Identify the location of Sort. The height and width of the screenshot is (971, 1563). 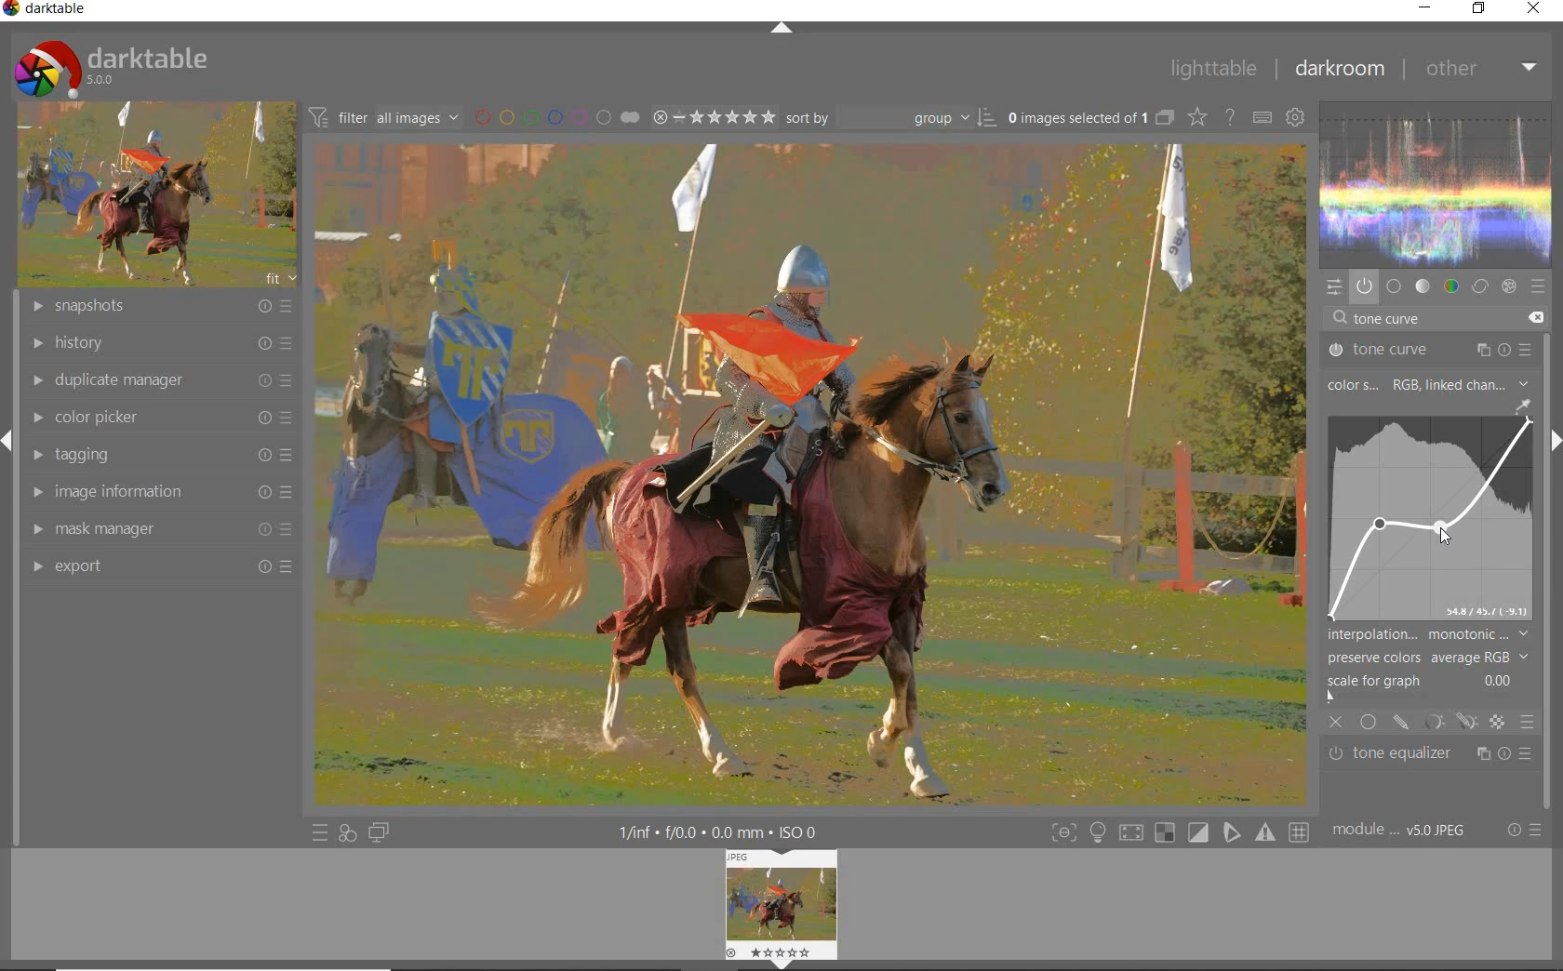
(890, 117).